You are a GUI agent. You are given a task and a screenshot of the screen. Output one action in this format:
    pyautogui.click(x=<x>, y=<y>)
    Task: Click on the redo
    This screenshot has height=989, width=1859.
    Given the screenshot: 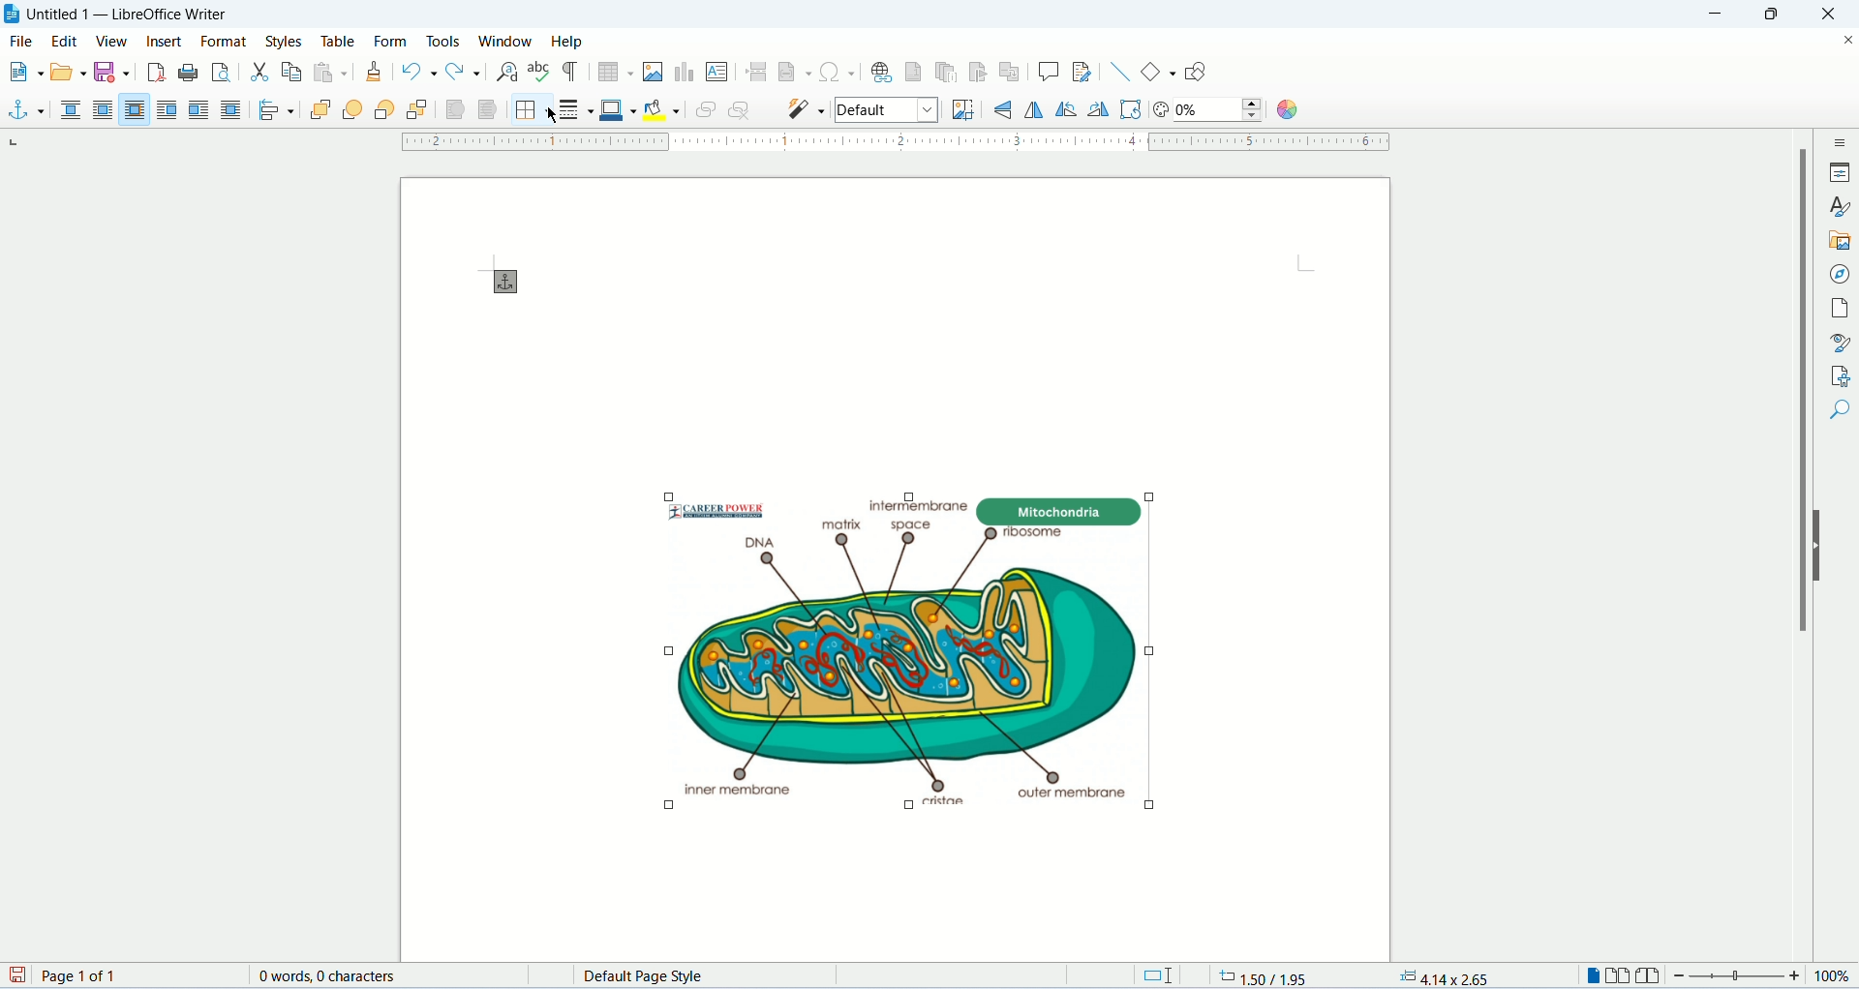 What is the action you would take?
    pyautogui.click(x=465, y=71)
    